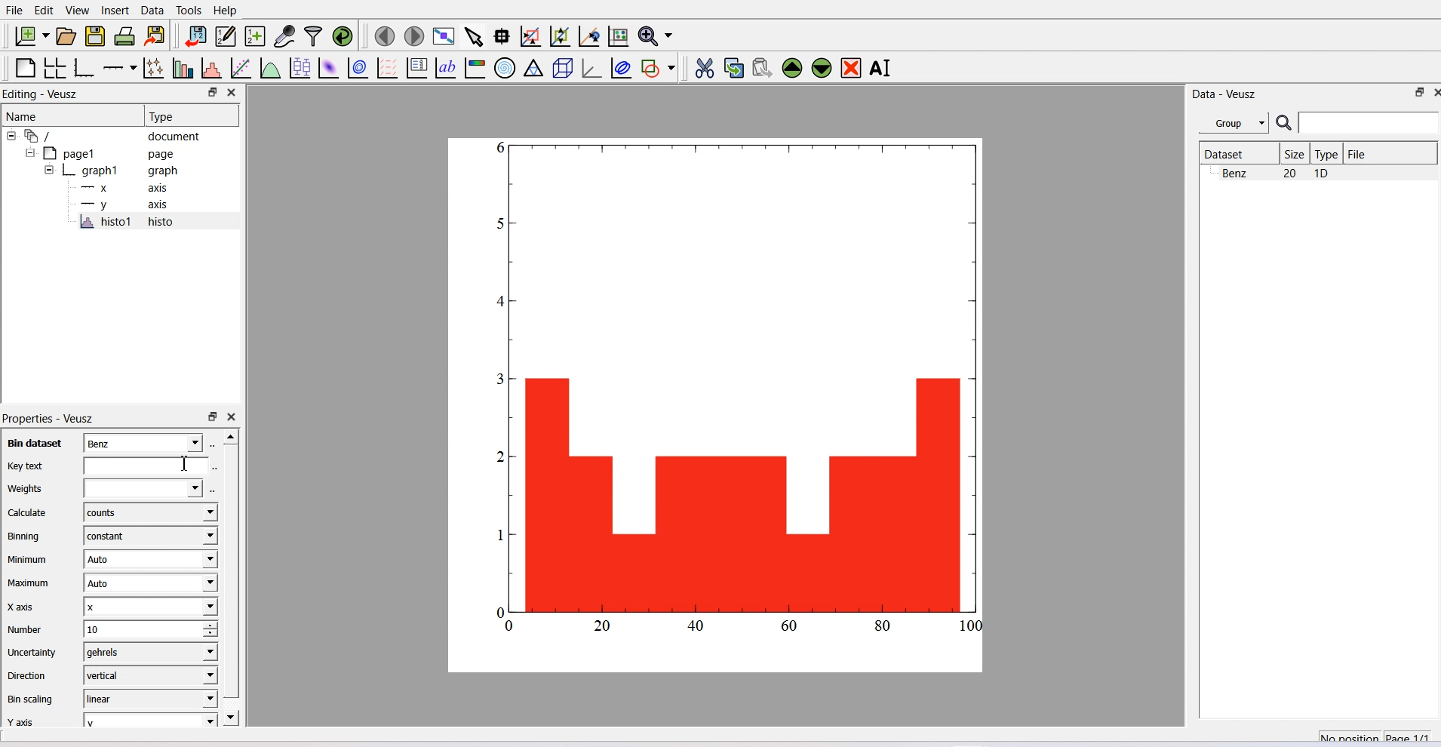 The width and height of the screenshot is (1441, 747). I want to click on Vertical scroll bar, so click(232, 570).